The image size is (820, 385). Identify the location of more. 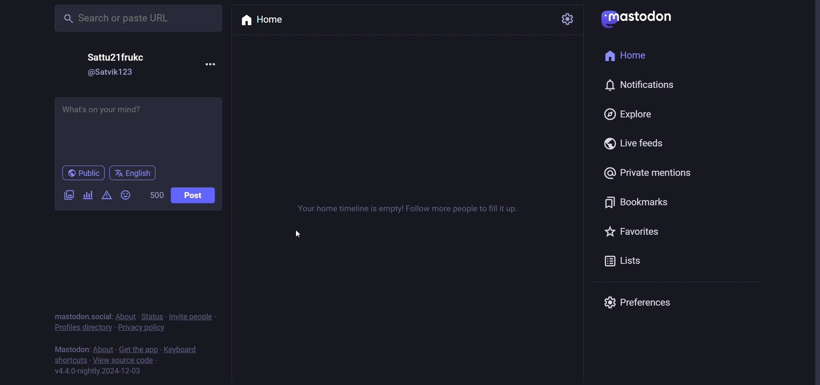
(213, 62).